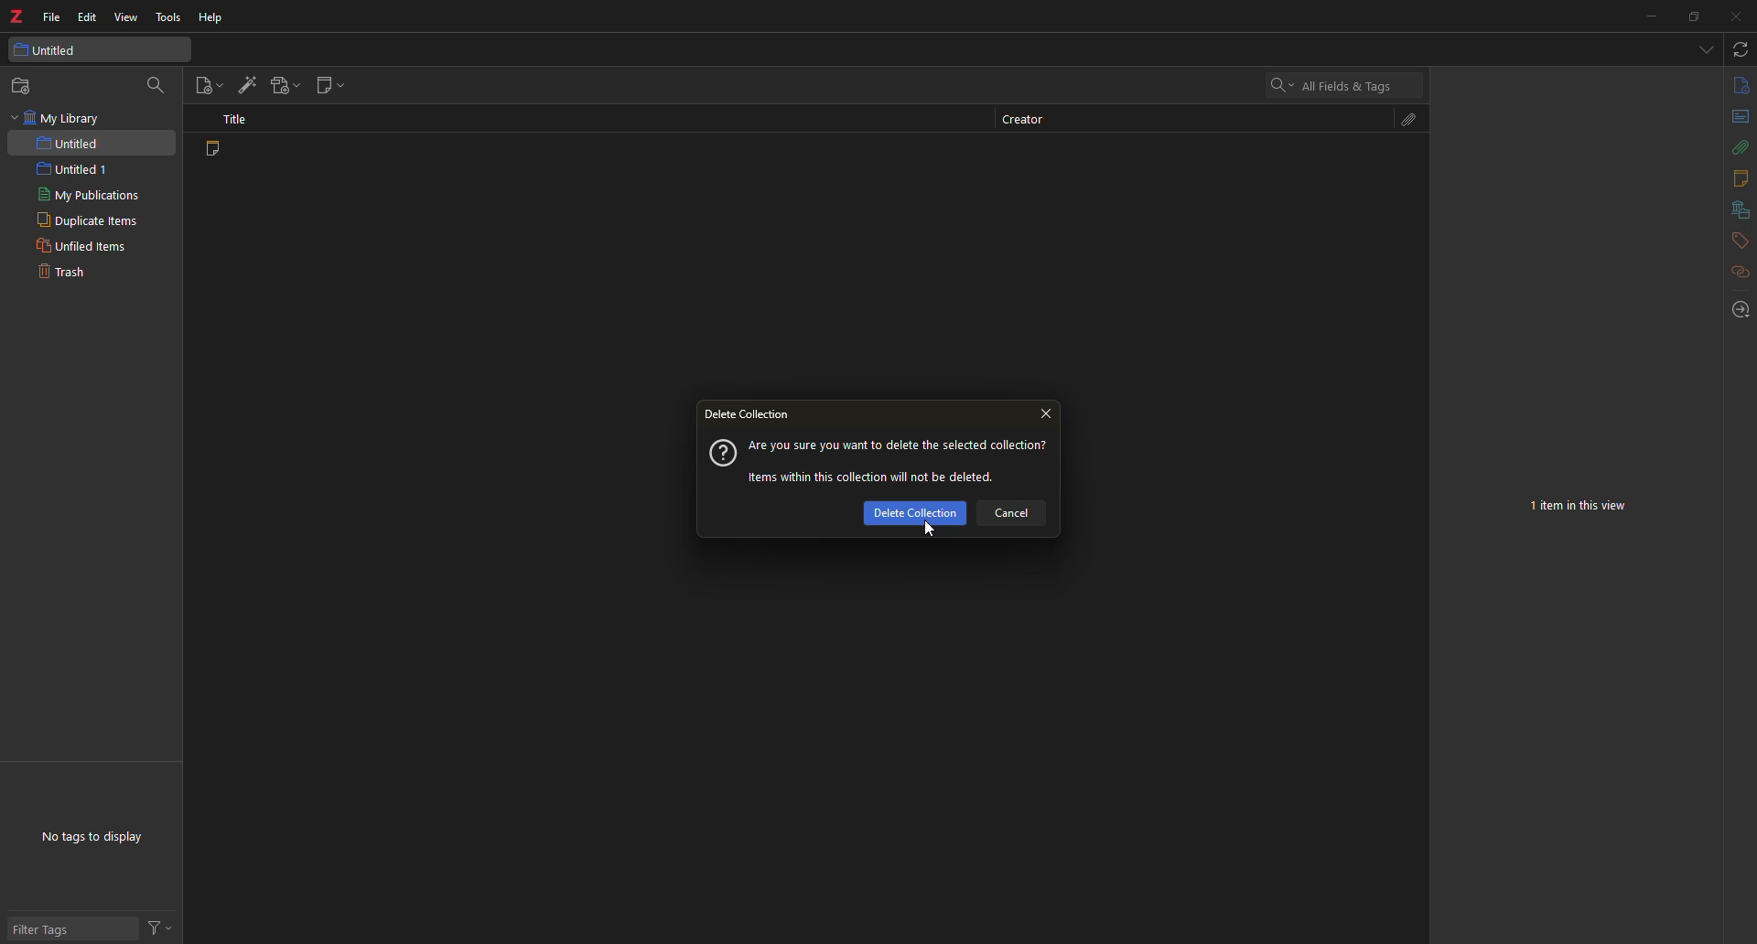  I want to click on filter tags, so click(49, 922).